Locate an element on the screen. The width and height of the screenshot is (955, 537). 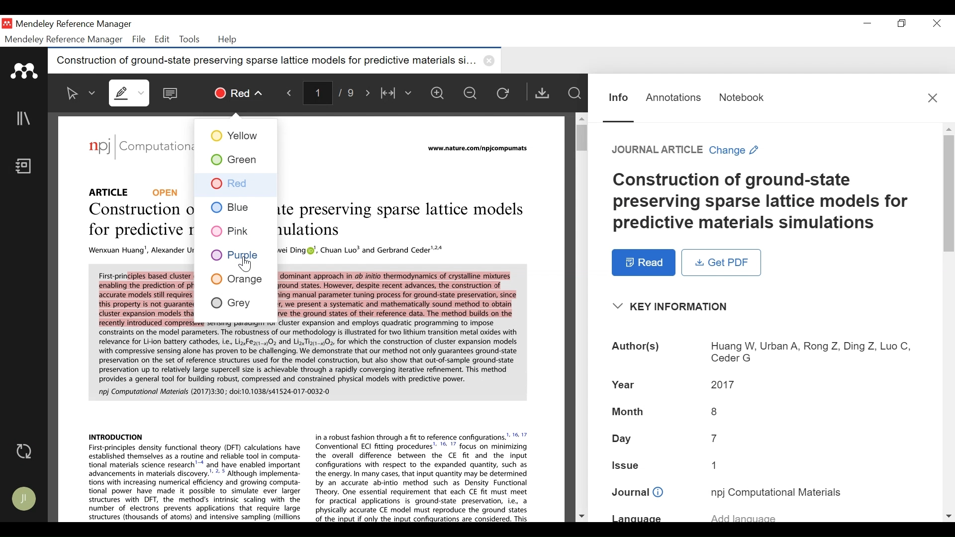
Huang W, Urban A, Rong Z, Ding Z, Luo C,
Ceder G is located at coordinates (803, 351).